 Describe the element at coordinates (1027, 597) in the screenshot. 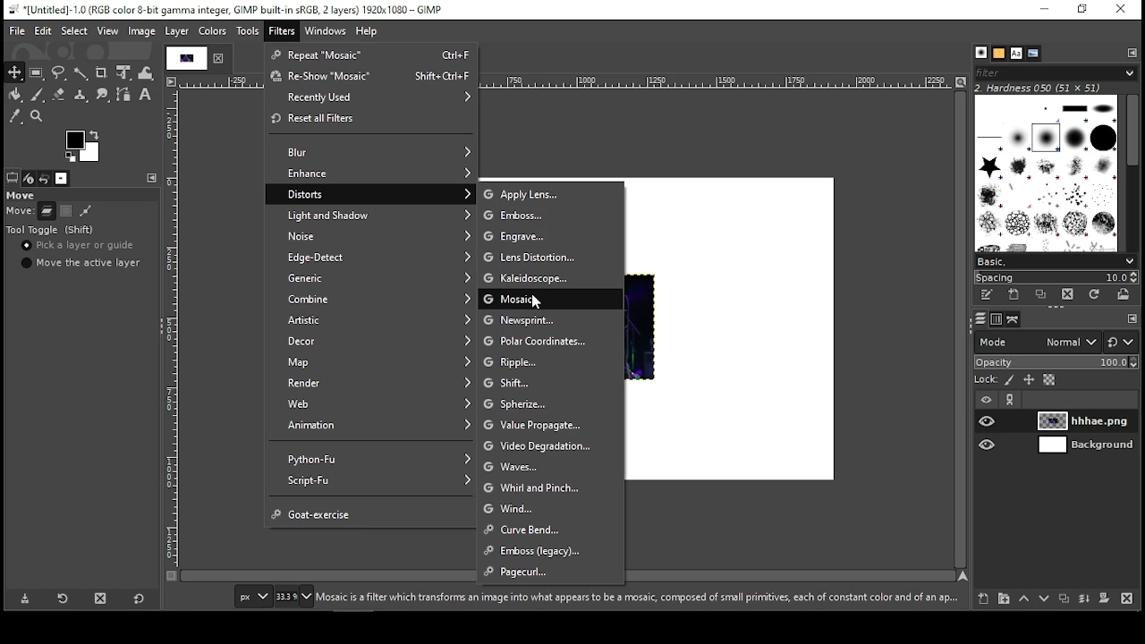

I see `move layer on step up` at that location.